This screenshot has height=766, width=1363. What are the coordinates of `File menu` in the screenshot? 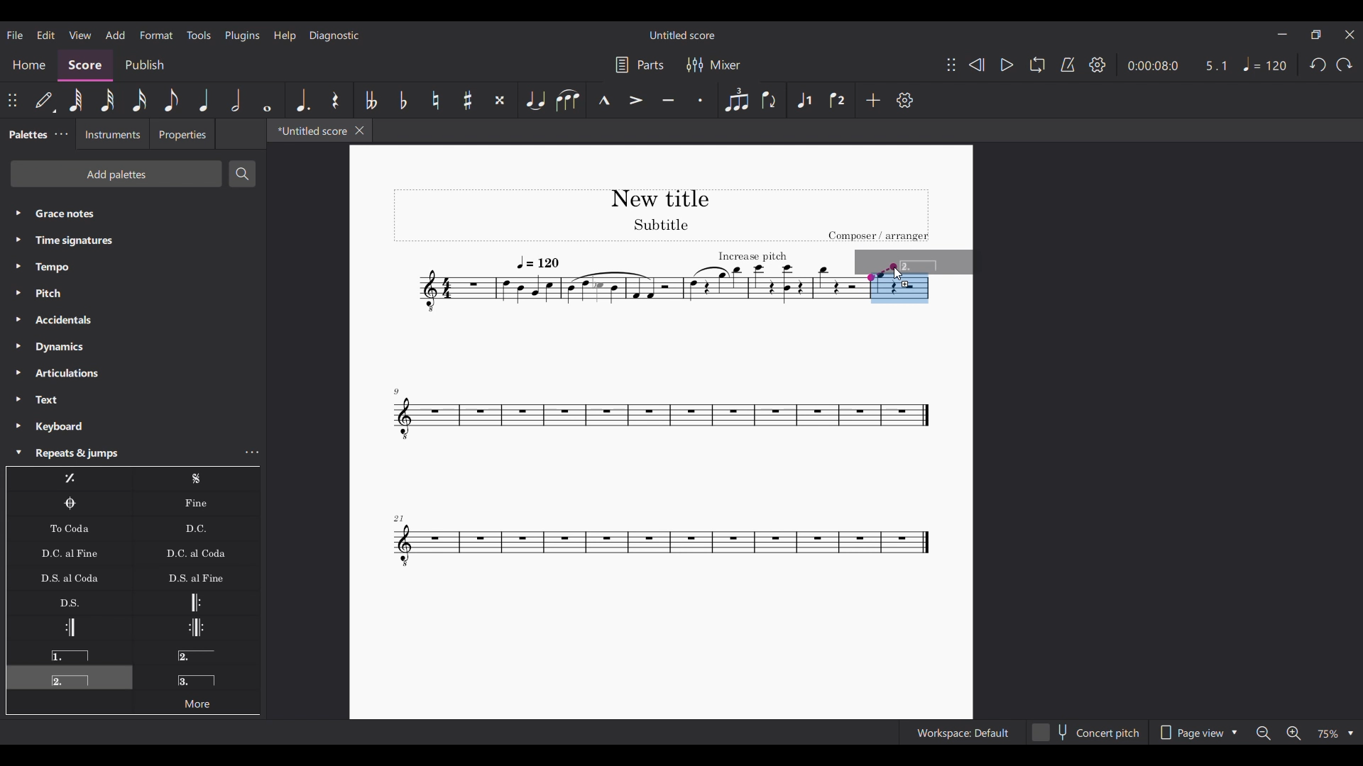 It's located at (15, 35).